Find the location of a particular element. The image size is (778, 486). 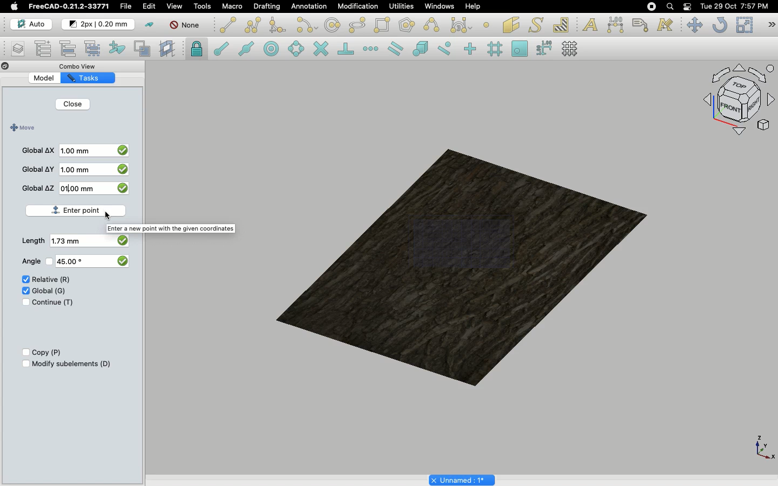

Move to group is located at coordinates (70, 49).